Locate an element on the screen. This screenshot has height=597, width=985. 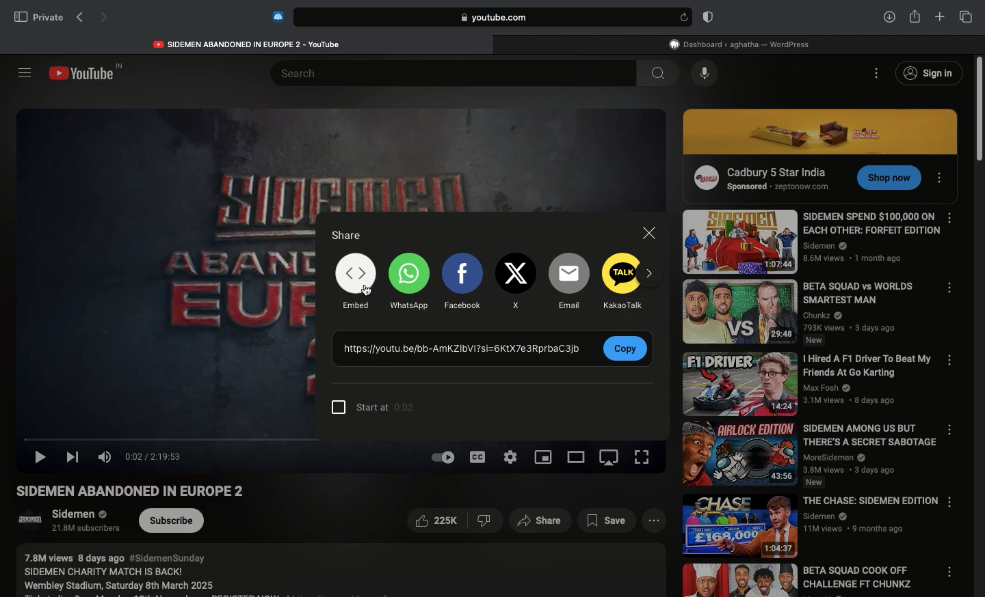
Description is located at coordinates (336, 570).